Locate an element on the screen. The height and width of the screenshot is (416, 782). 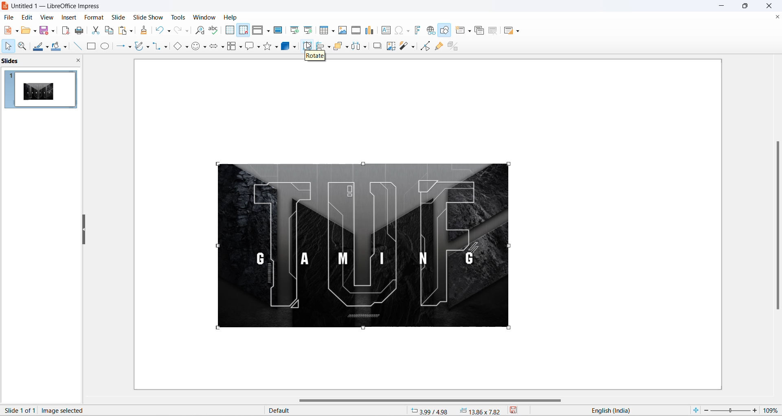
align is located at coordinates (321, 46).